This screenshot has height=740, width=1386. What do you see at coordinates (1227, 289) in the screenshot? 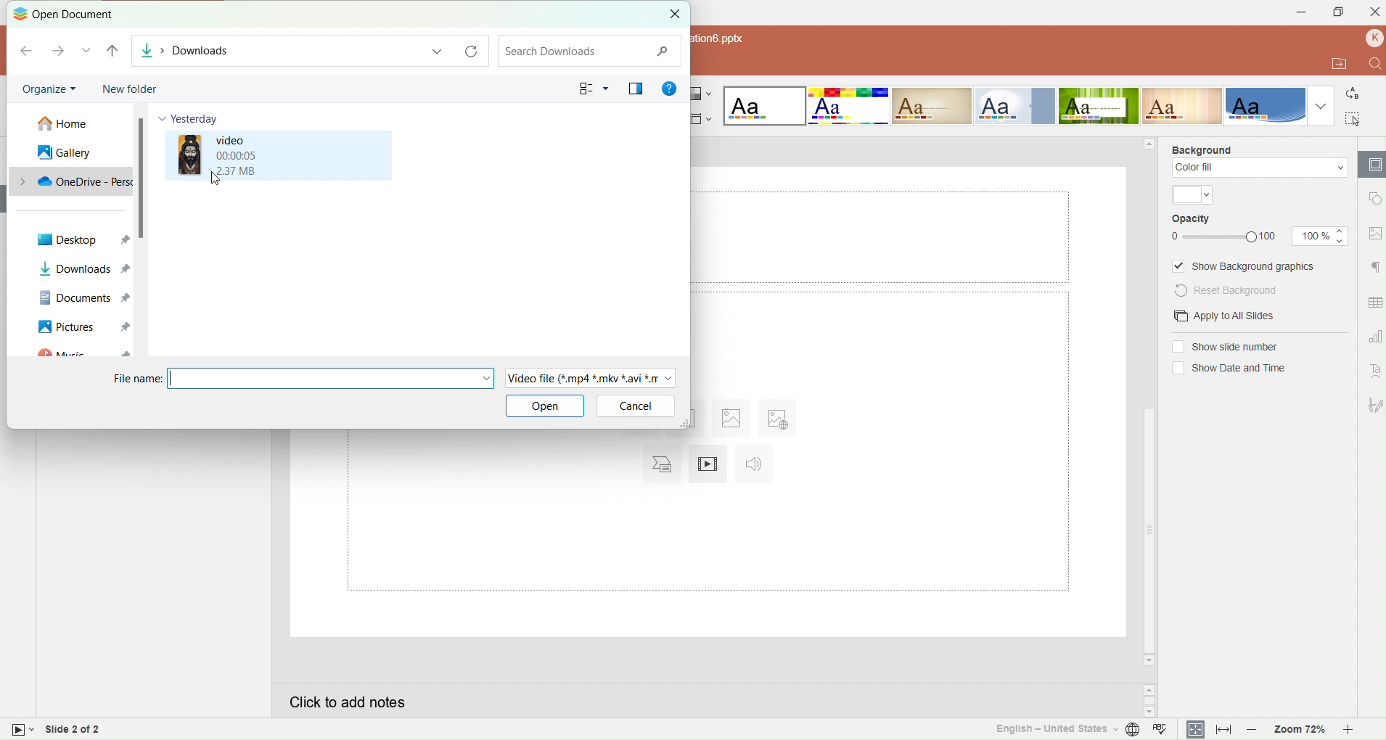
I see `Reset background` at bounding box center [1227, 289].